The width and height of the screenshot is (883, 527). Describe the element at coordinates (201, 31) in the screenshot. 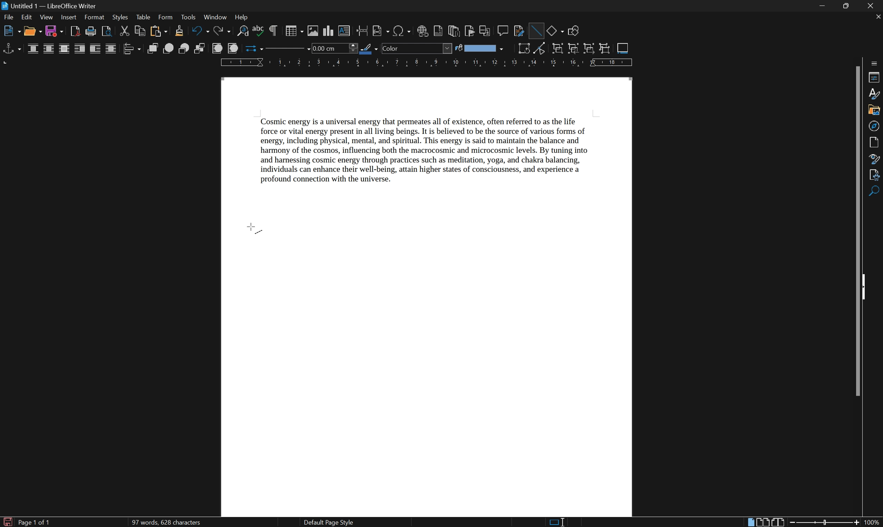

I see `undo` at that location.